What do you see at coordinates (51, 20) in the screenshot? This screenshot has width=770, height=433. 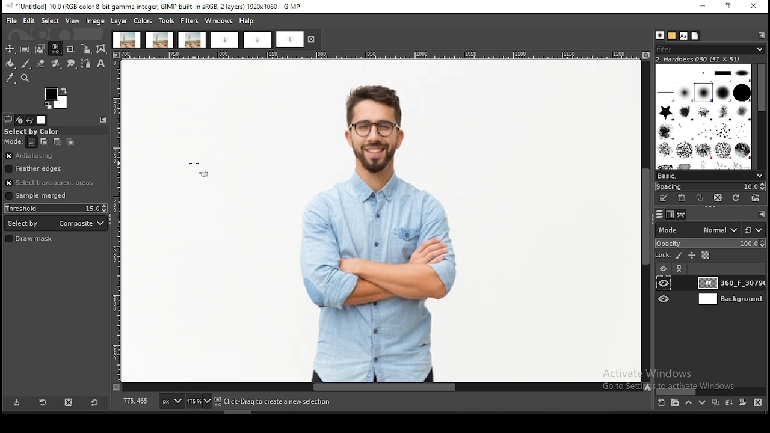 I see `select` at bounding box center [51, 20].